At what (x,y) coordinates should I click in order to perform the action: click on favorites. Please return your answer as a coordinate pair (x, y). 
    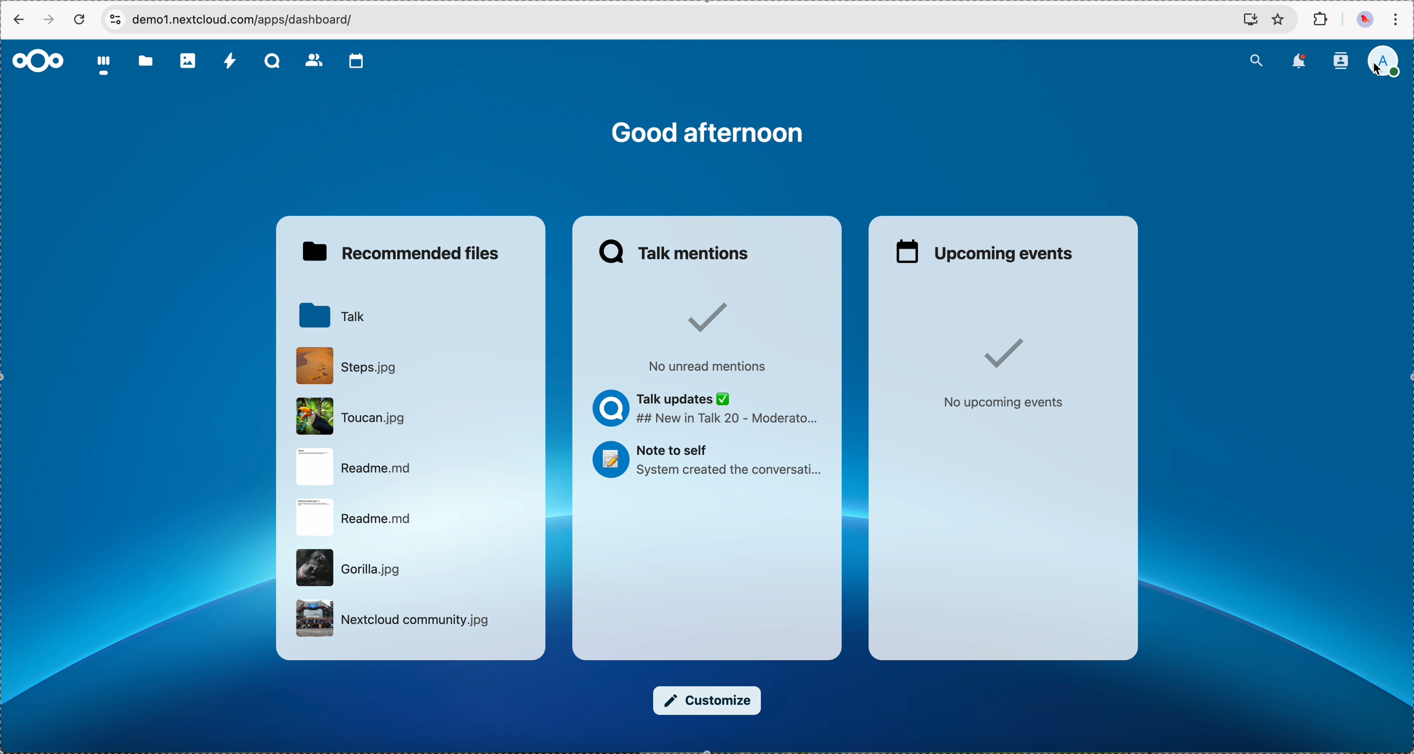
    Looking at the image, I should click on (1278, 20).